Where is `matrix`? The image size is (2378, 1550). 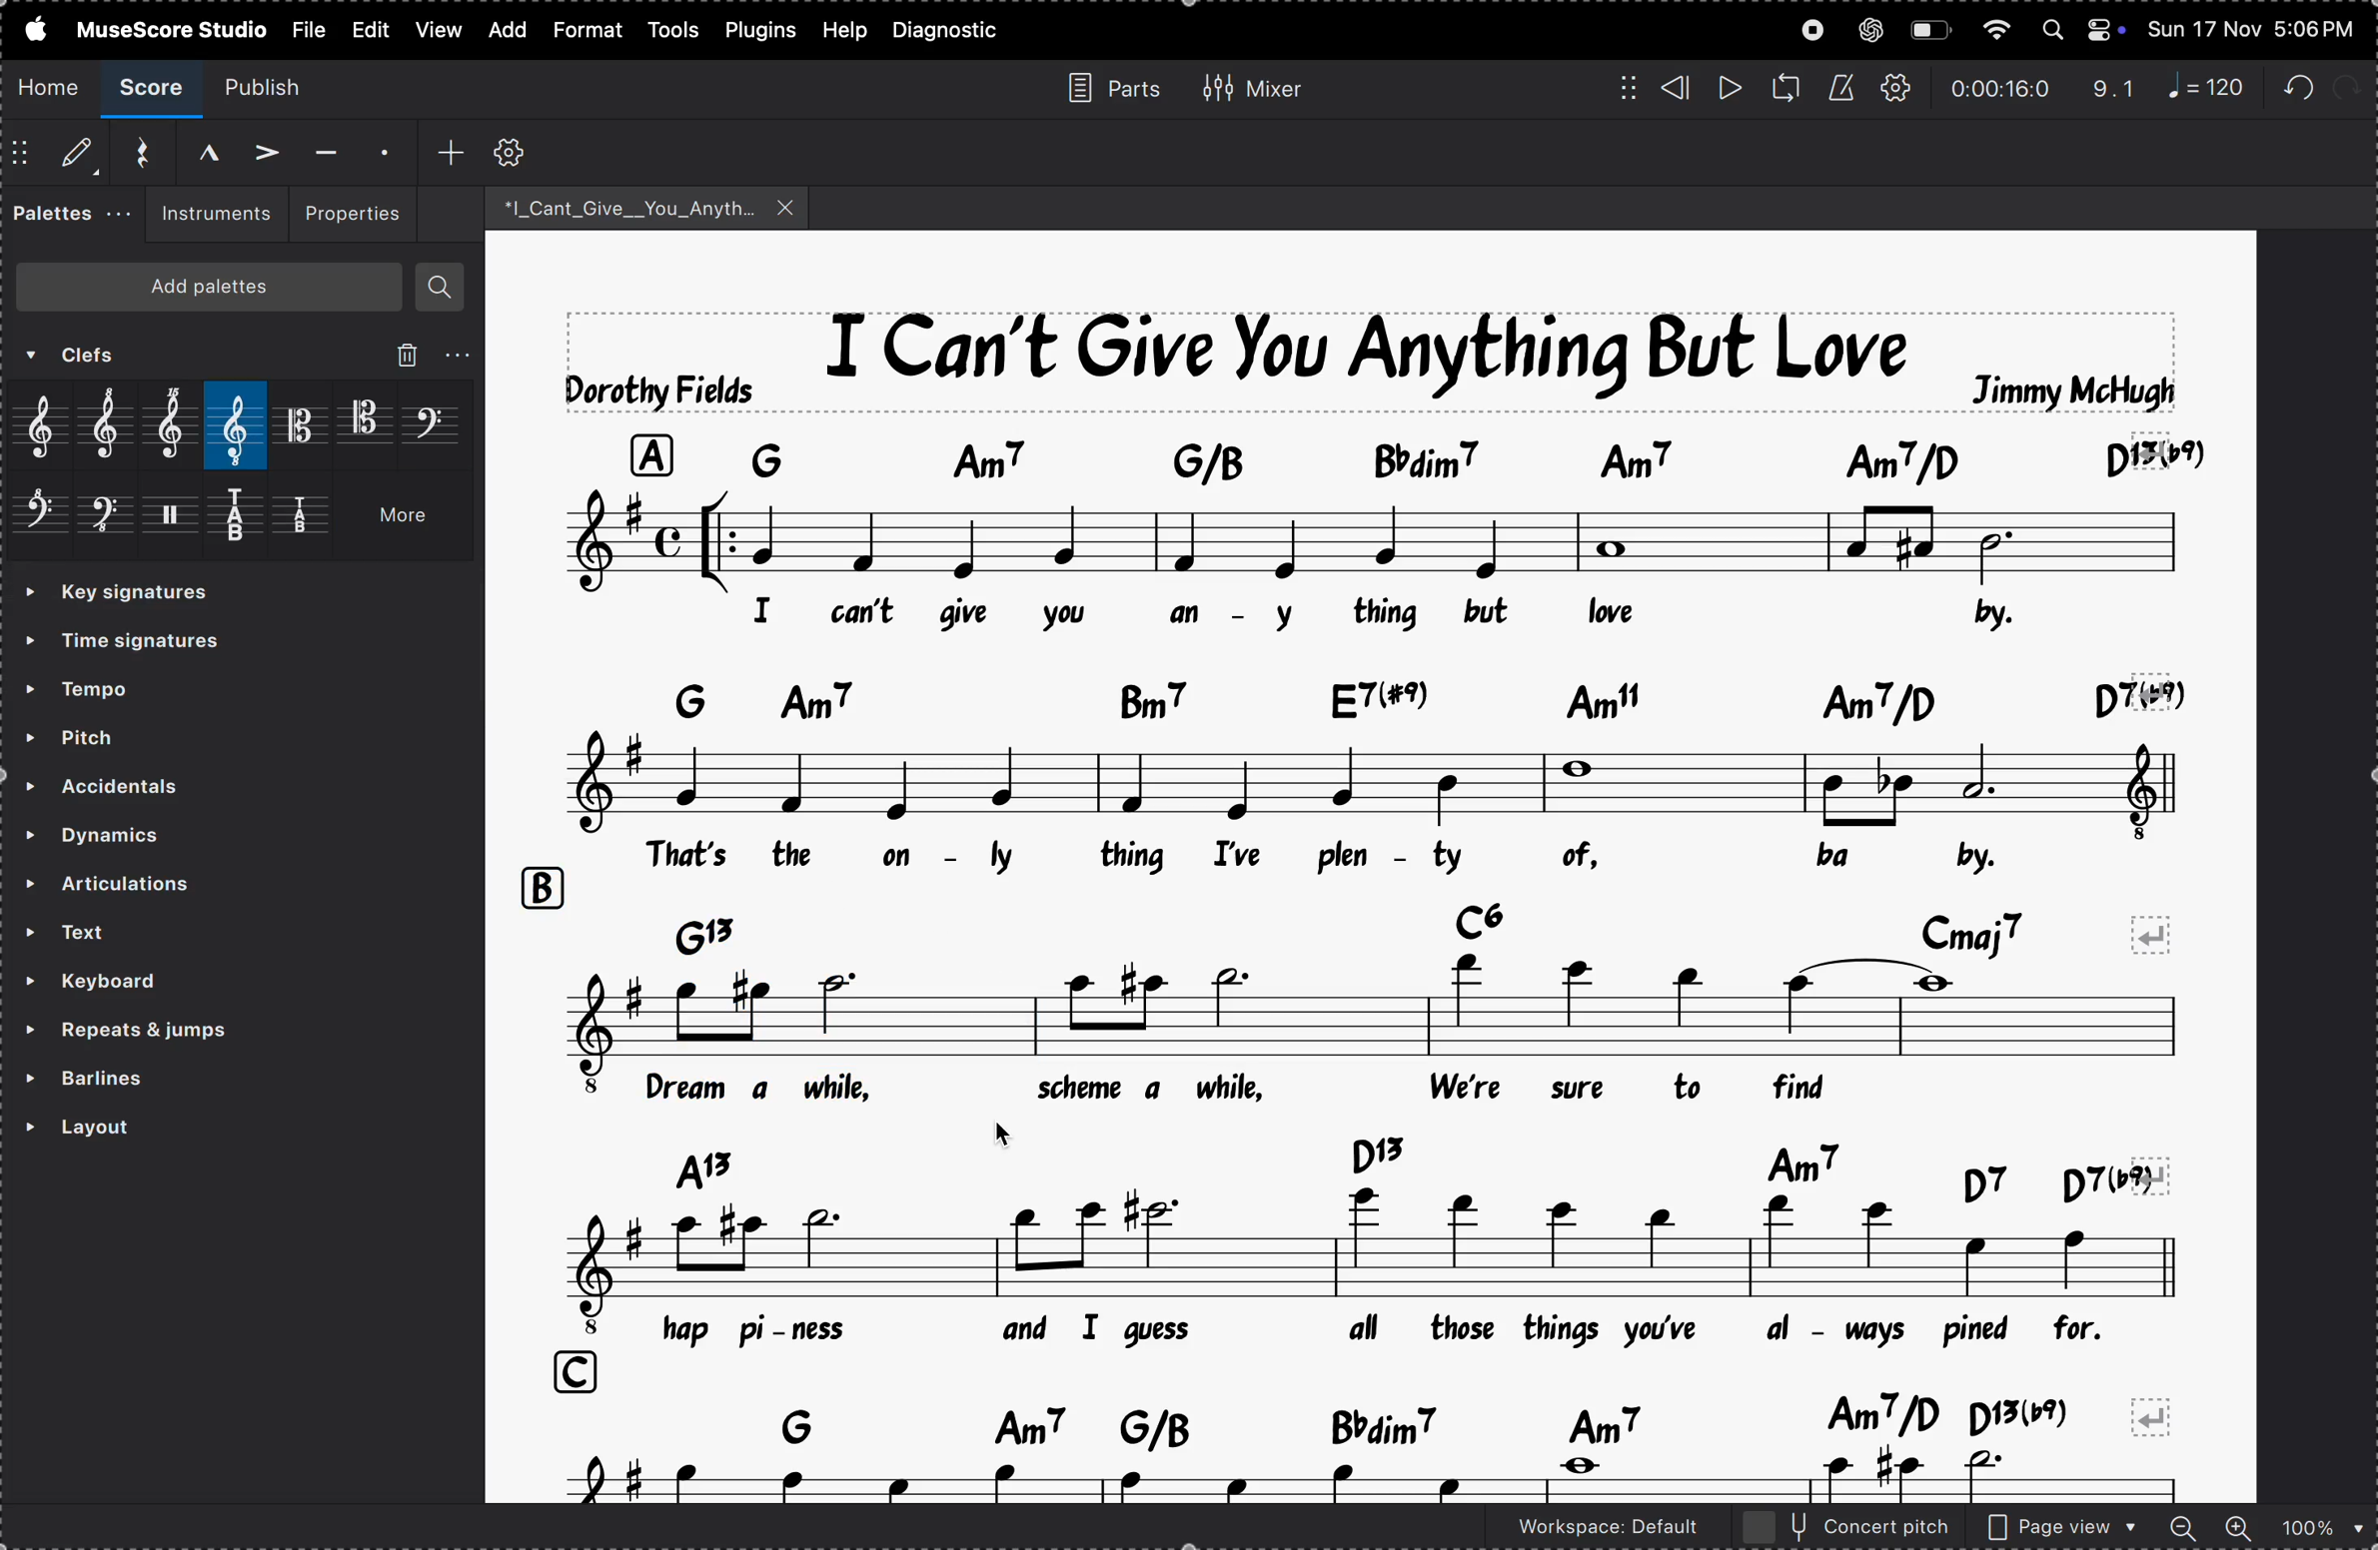 matrix is located at coordinates (1619, 86).